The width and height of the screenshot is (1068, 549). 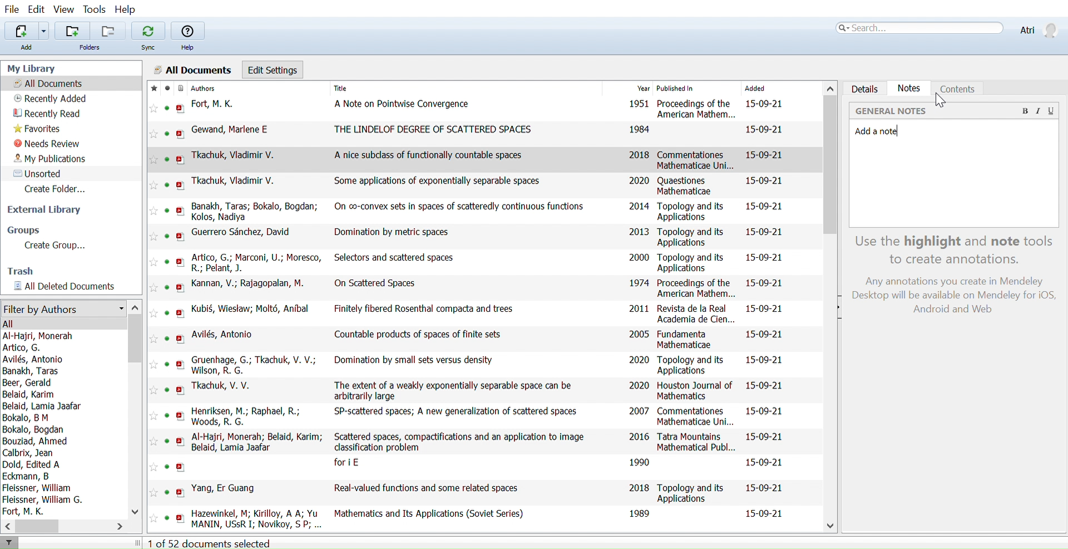 What do you see at coordinates (255, 365) in the screenshot?
I see `Gruenhage, G.; Tkachuk, V. V.; Wilson, R. G.` at bounding box center [255, 365].